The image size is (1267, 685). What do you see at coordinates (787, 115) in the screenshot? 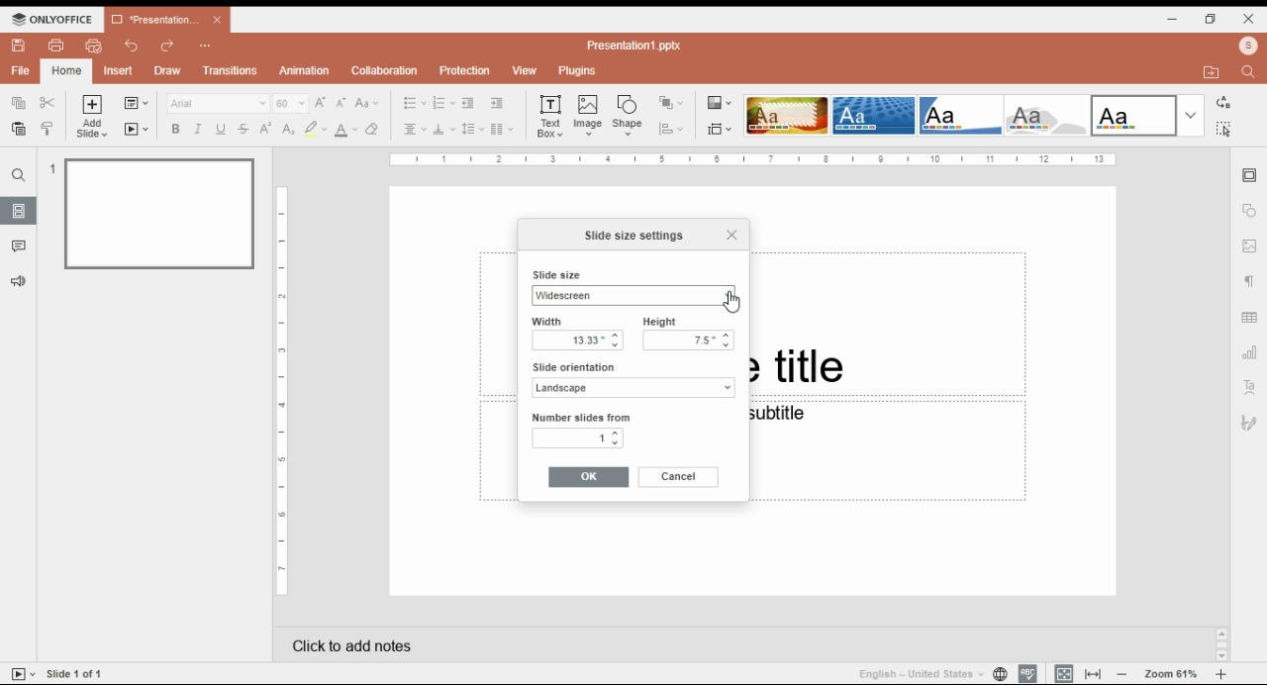
I see `slide them option` at bounding box center [787, 115].